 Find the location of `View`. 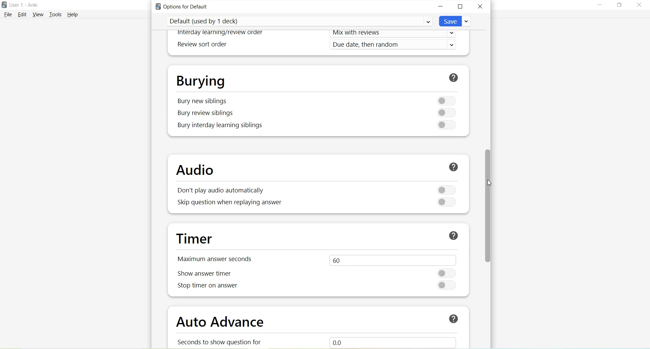

View is located at coordinates (39, 14).